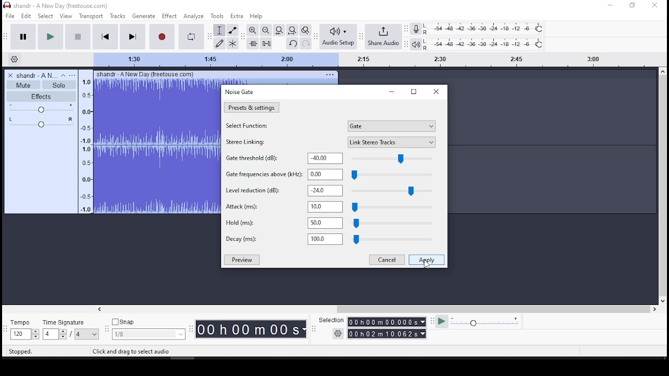 This screenshot has height=376, width=669. I want to click on file, so click(9, 16).